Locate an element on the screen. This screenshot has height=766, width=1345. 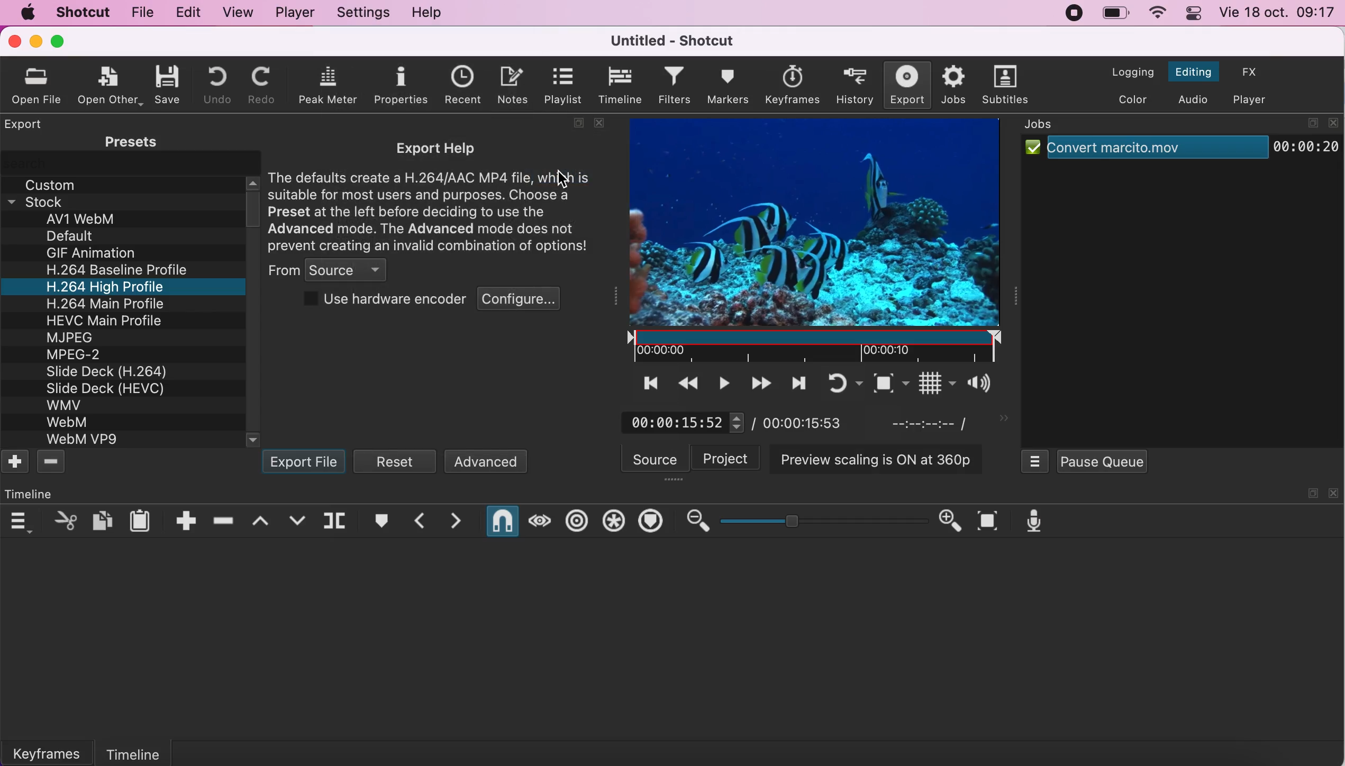
HEVC Main Profile is located at coordinates (105, 320).